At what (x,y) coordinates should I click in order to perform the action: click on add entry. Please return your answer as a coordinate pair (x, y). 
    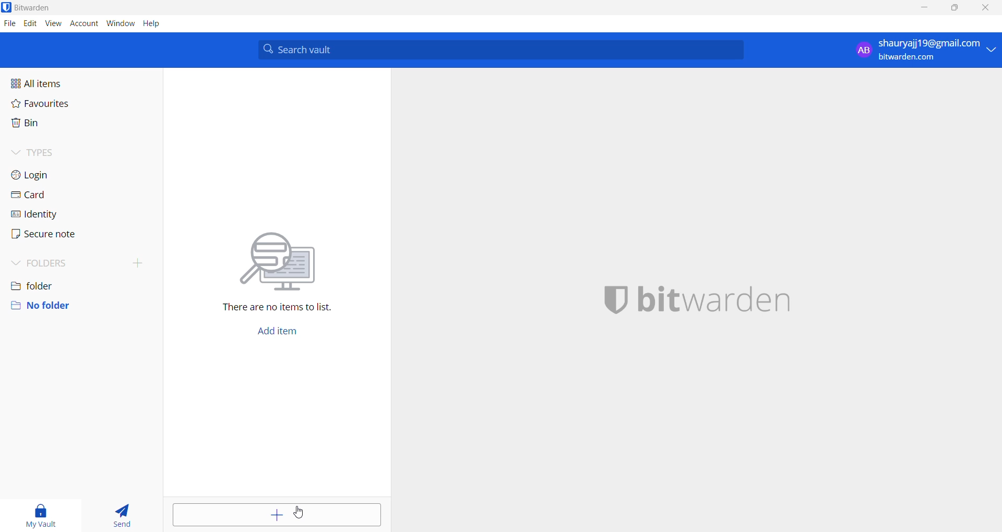
    Looking at the image, I should click on (277, 514).